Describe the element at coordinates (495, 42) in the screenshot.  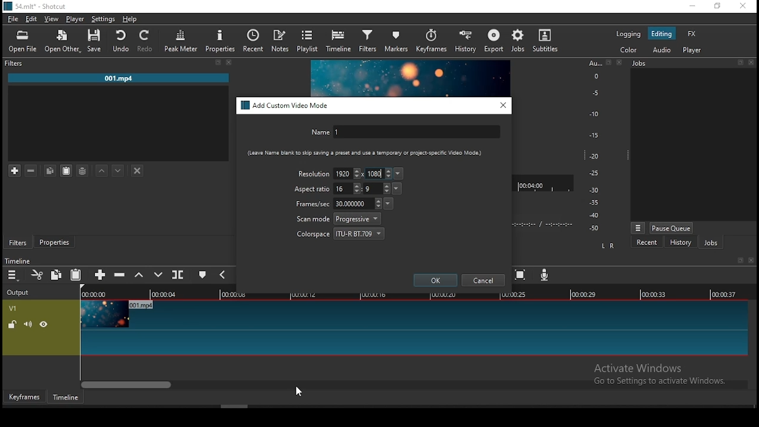
I see `export` at that location.